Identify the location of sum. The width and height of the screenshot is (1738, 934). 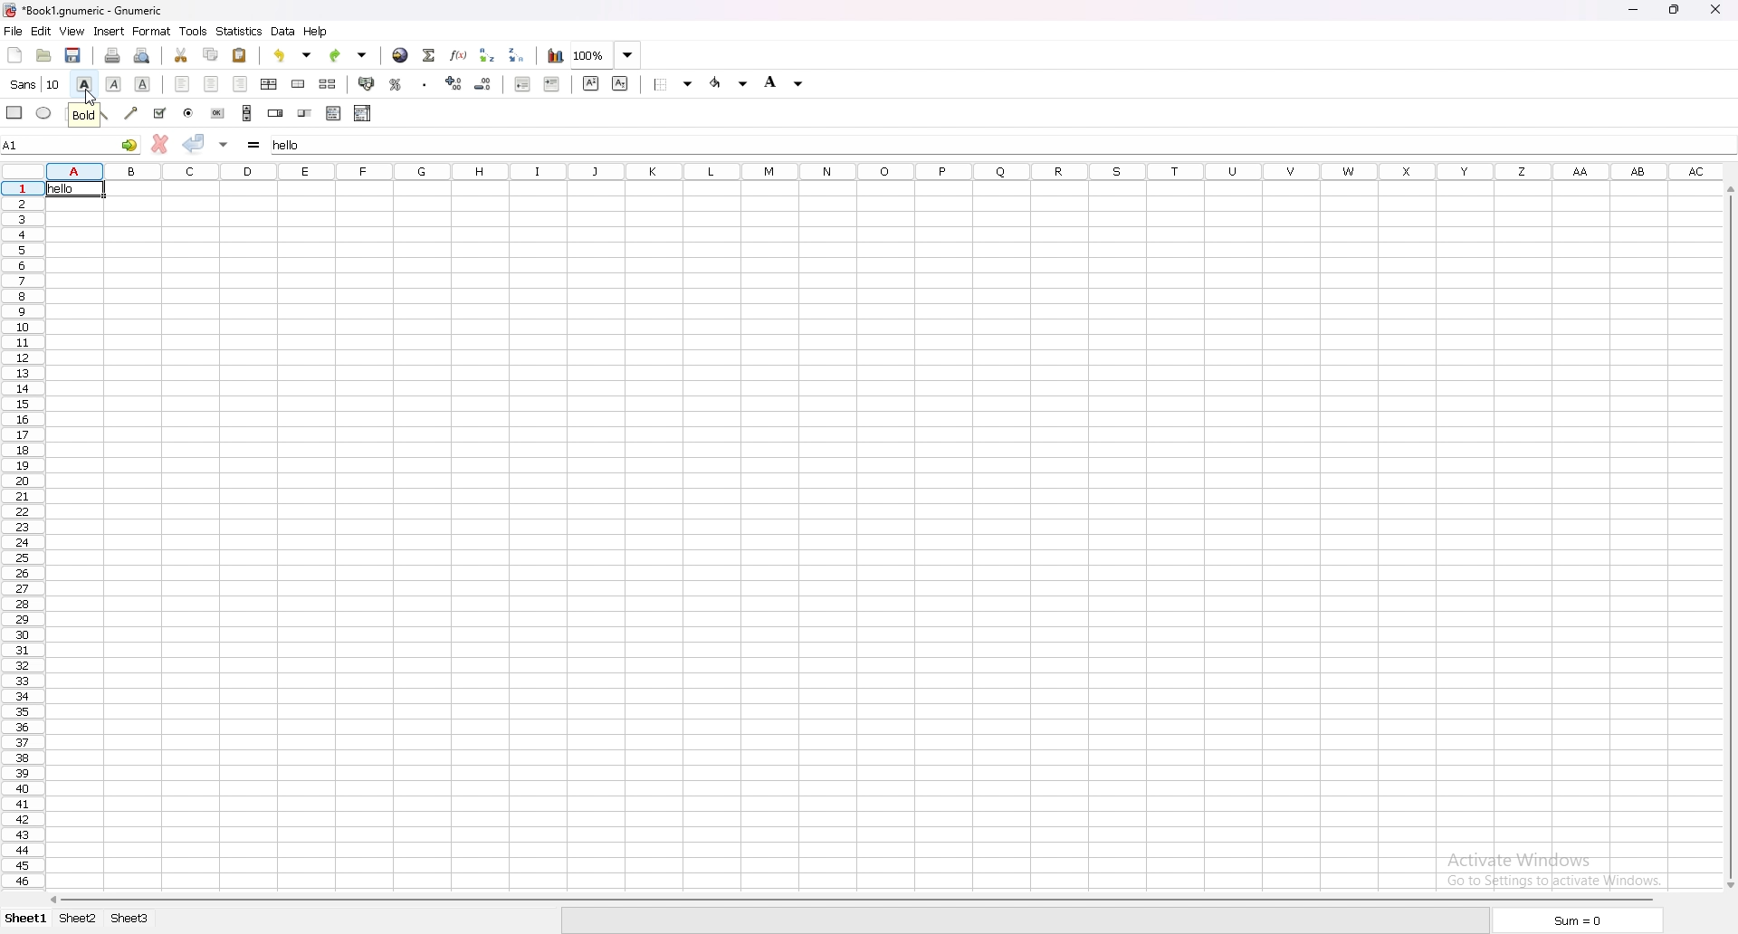
(1580, 919).